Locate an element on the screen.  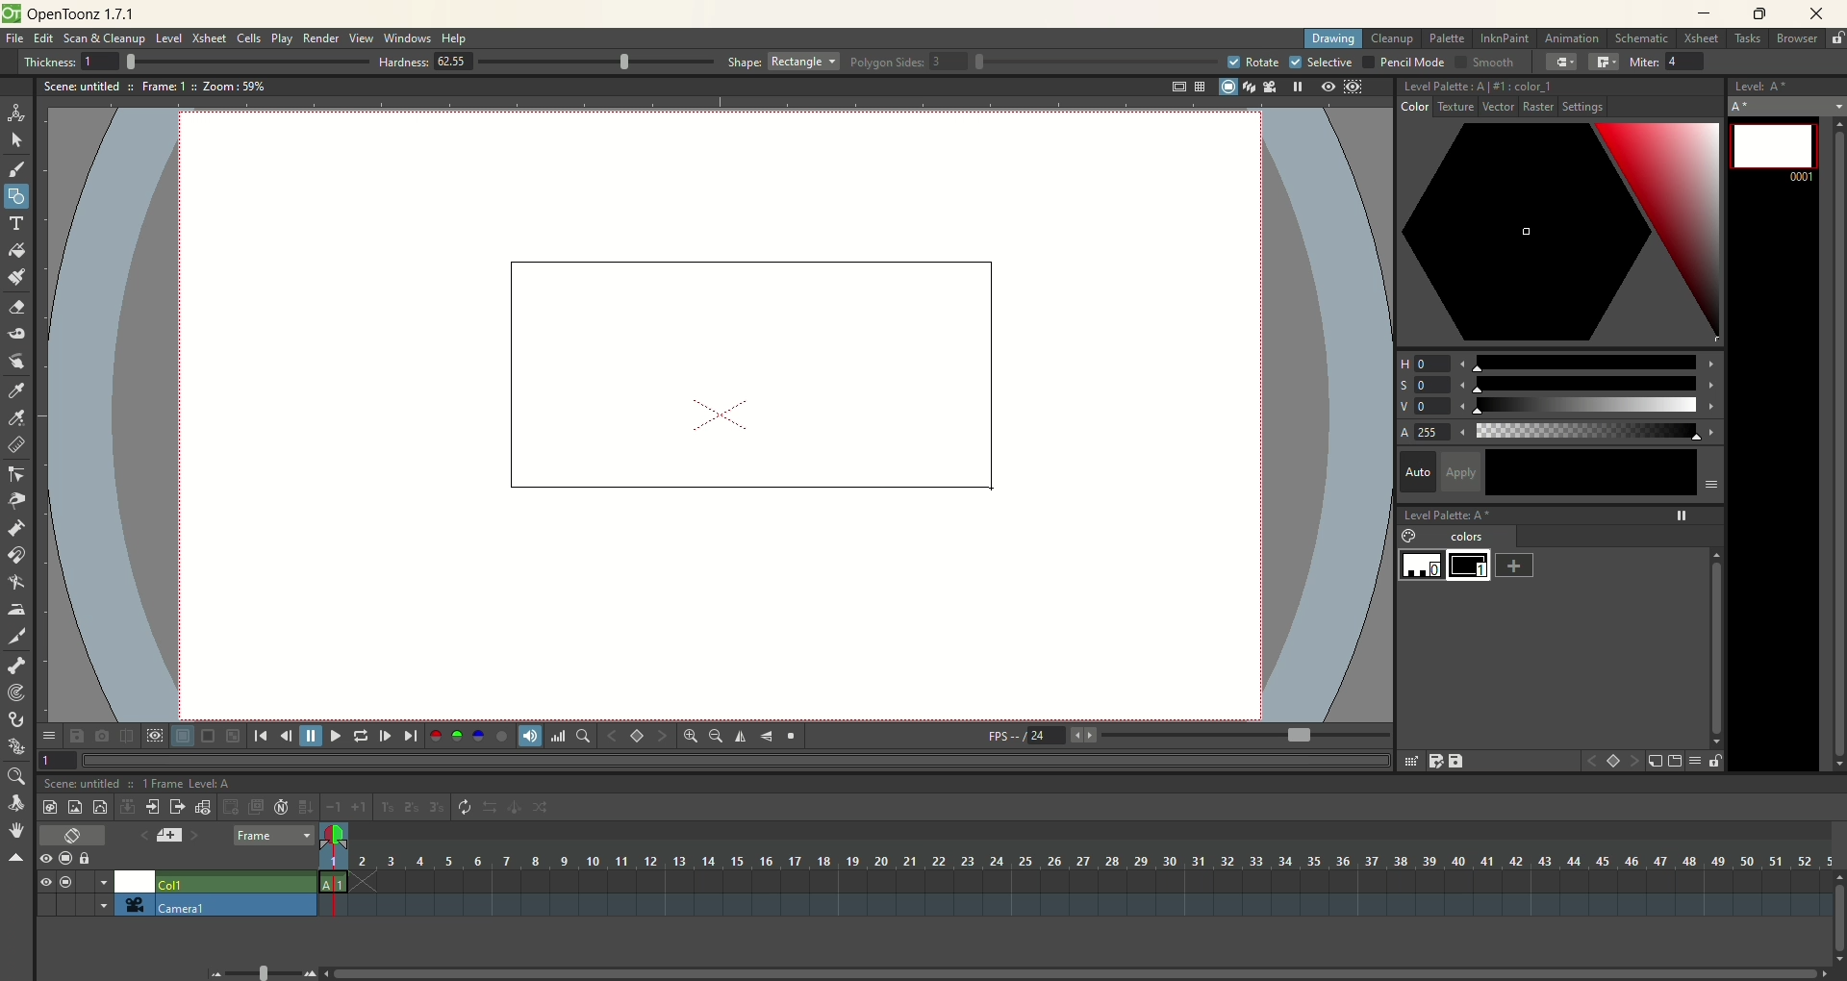
define sub-camera is located at coordinates (154, 735).